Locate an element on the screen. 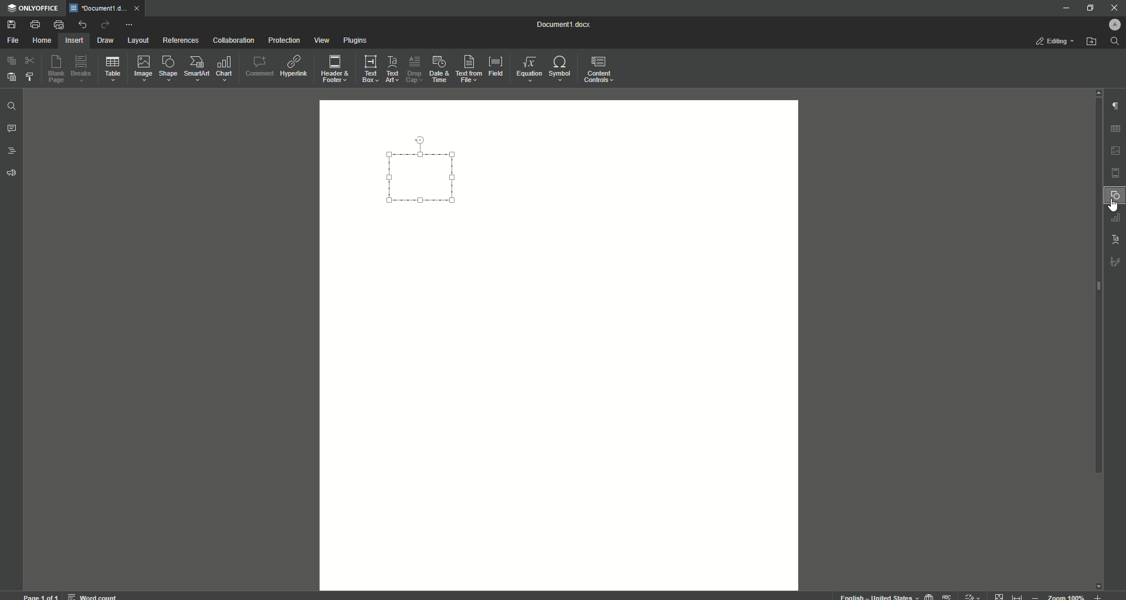 Image resolution: width=1126 pixels, height=600 pixels. set document language is located at coordinates (929, 595).